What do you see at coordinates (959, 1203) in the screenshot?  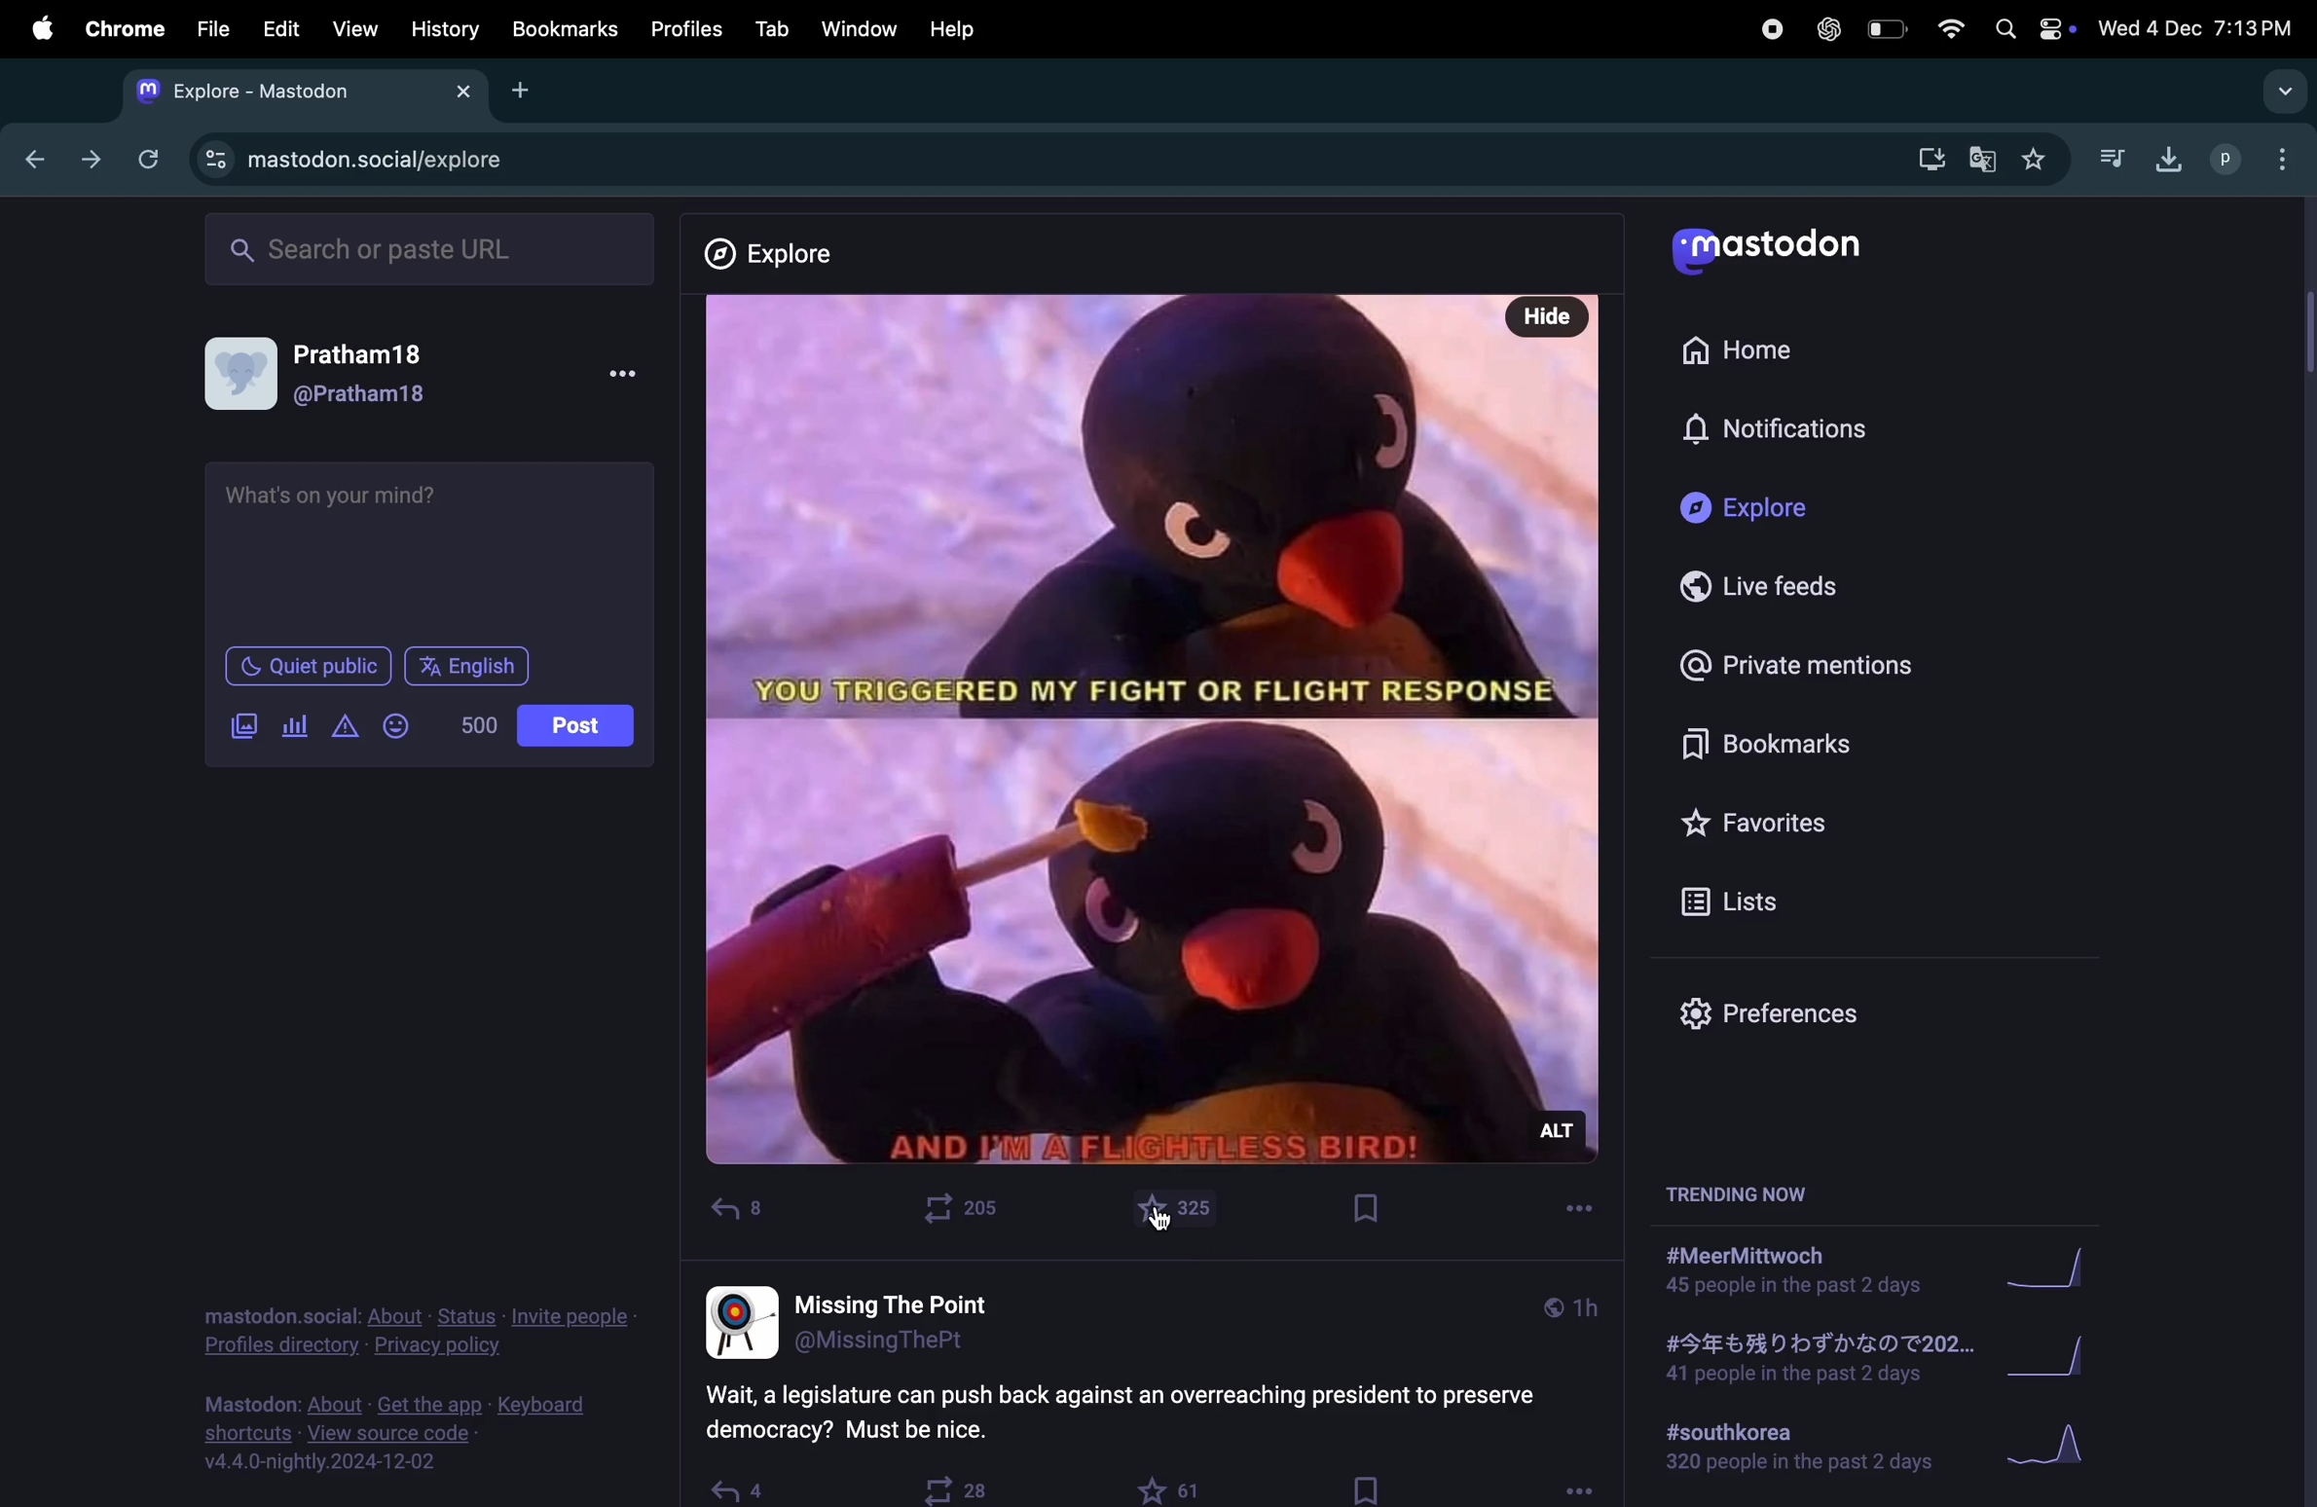 I see `boost` at bounding box center [959, 1203].